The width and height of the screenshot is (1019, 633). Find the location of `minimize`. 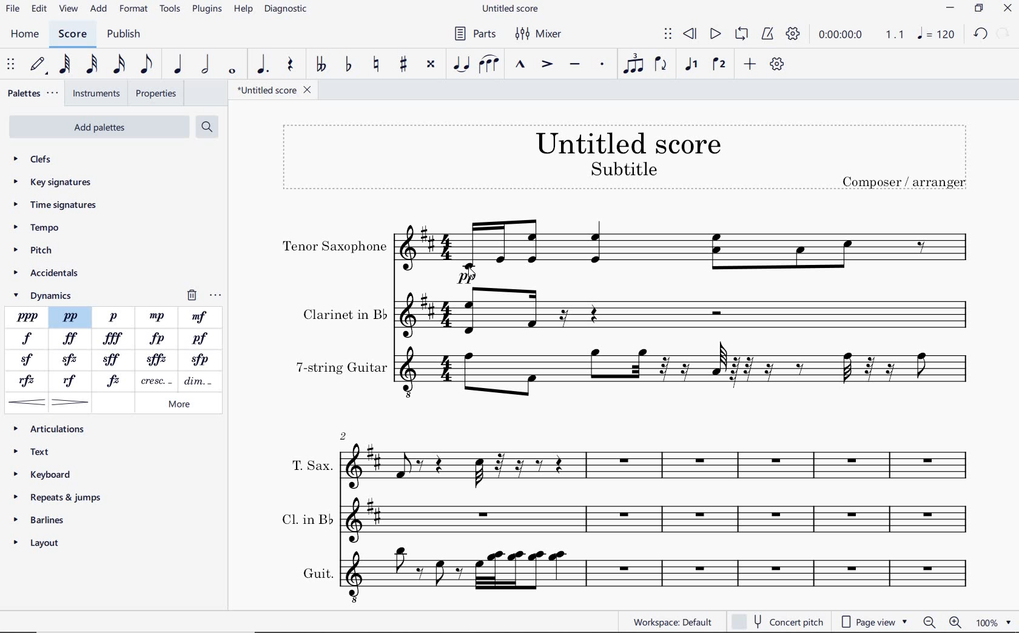

minimize is located at coordinates (950, 8).